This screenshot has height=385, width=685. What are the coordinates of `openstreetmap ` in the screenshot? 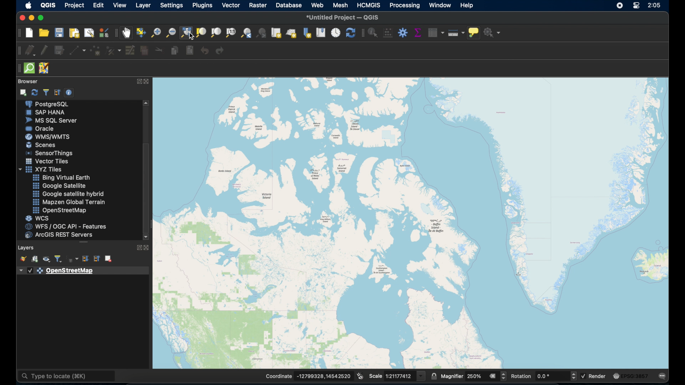 It's located at (72, 272).